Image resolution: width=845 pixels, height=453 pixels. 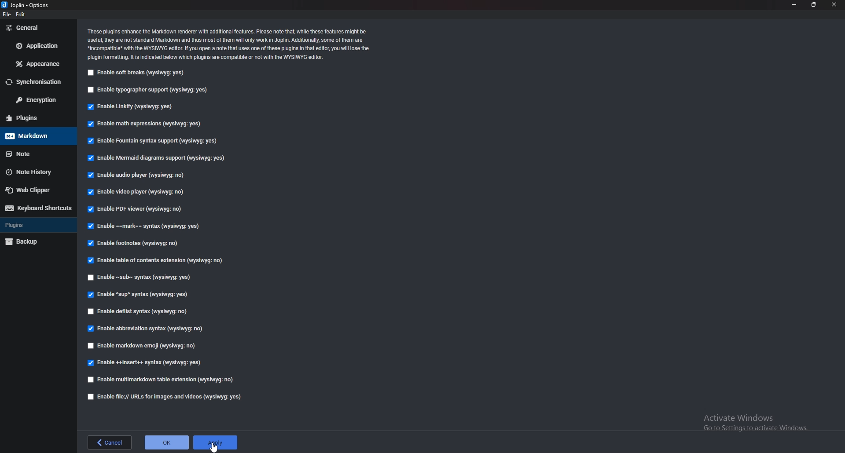 What do you see at coordinates (36, 82) in the screenshot?
I see `Synchronization` at bounding box center [36, 82].